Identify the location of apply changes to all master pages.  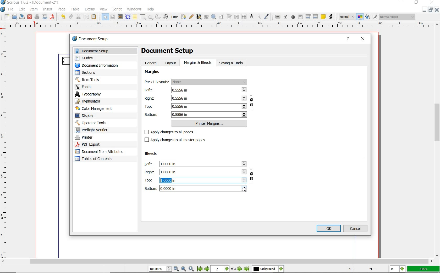
(178, 140).